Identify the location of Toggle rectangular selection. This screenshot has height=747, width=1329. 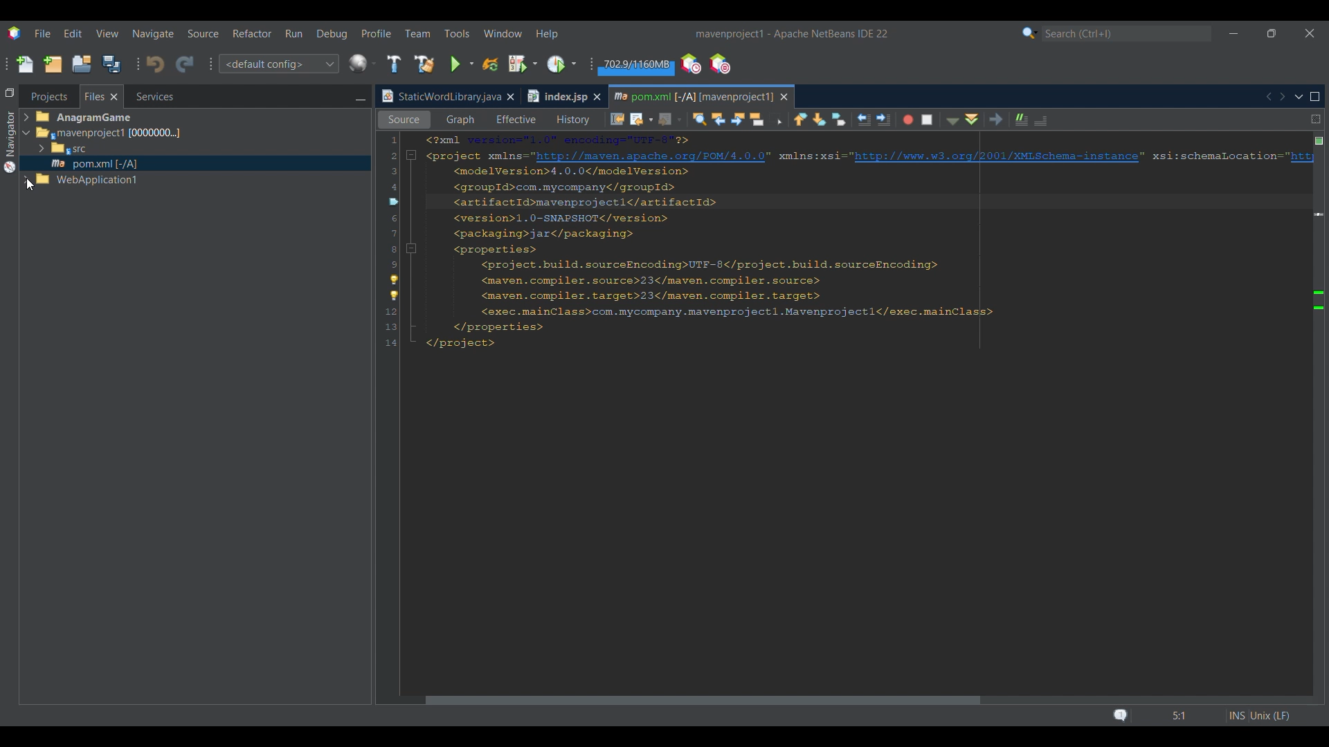
(778, 120).